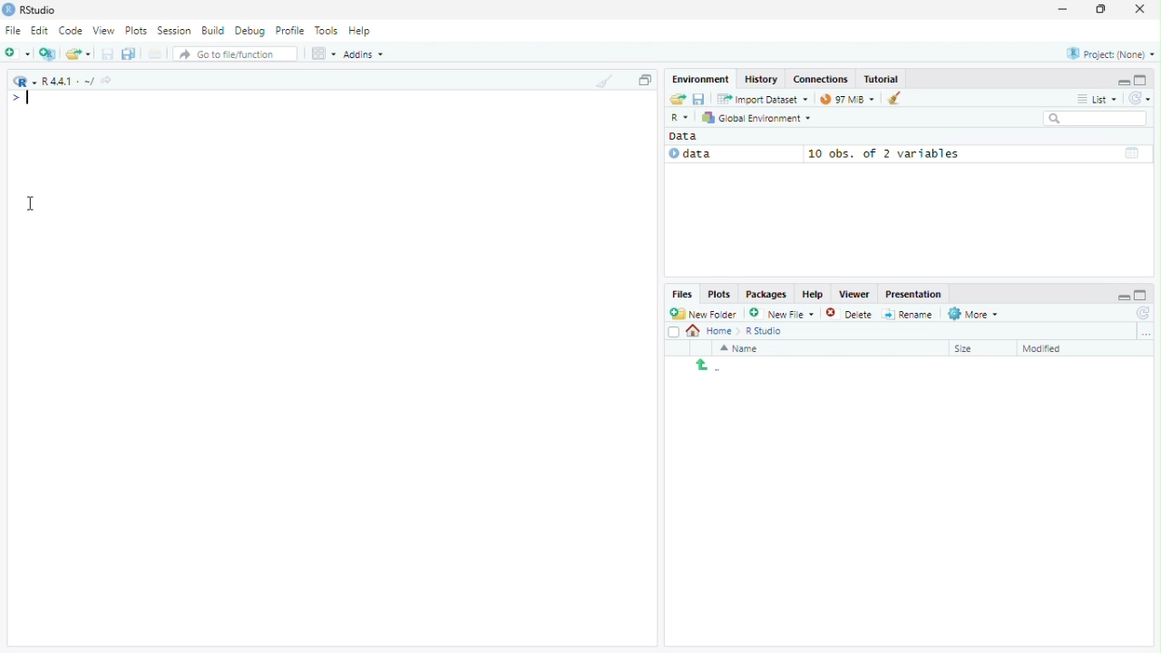 The image size is (1161, 653). I want to click on RStudio, so click(40, 8).